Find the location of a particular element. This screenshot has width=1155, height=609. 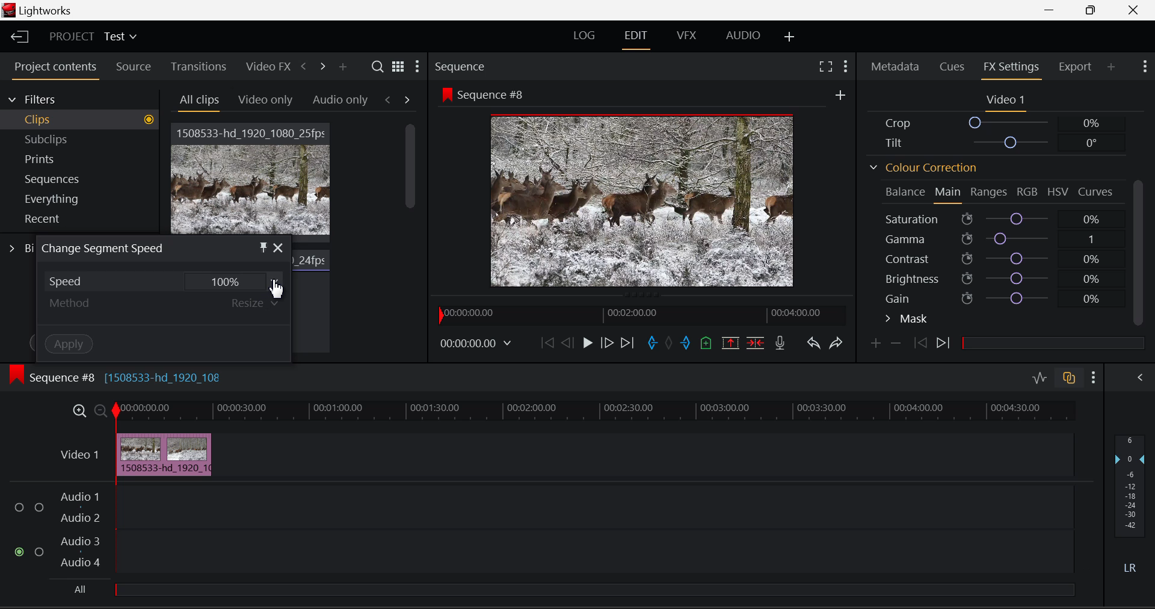

Curves is located at coordinates (1097, 191).